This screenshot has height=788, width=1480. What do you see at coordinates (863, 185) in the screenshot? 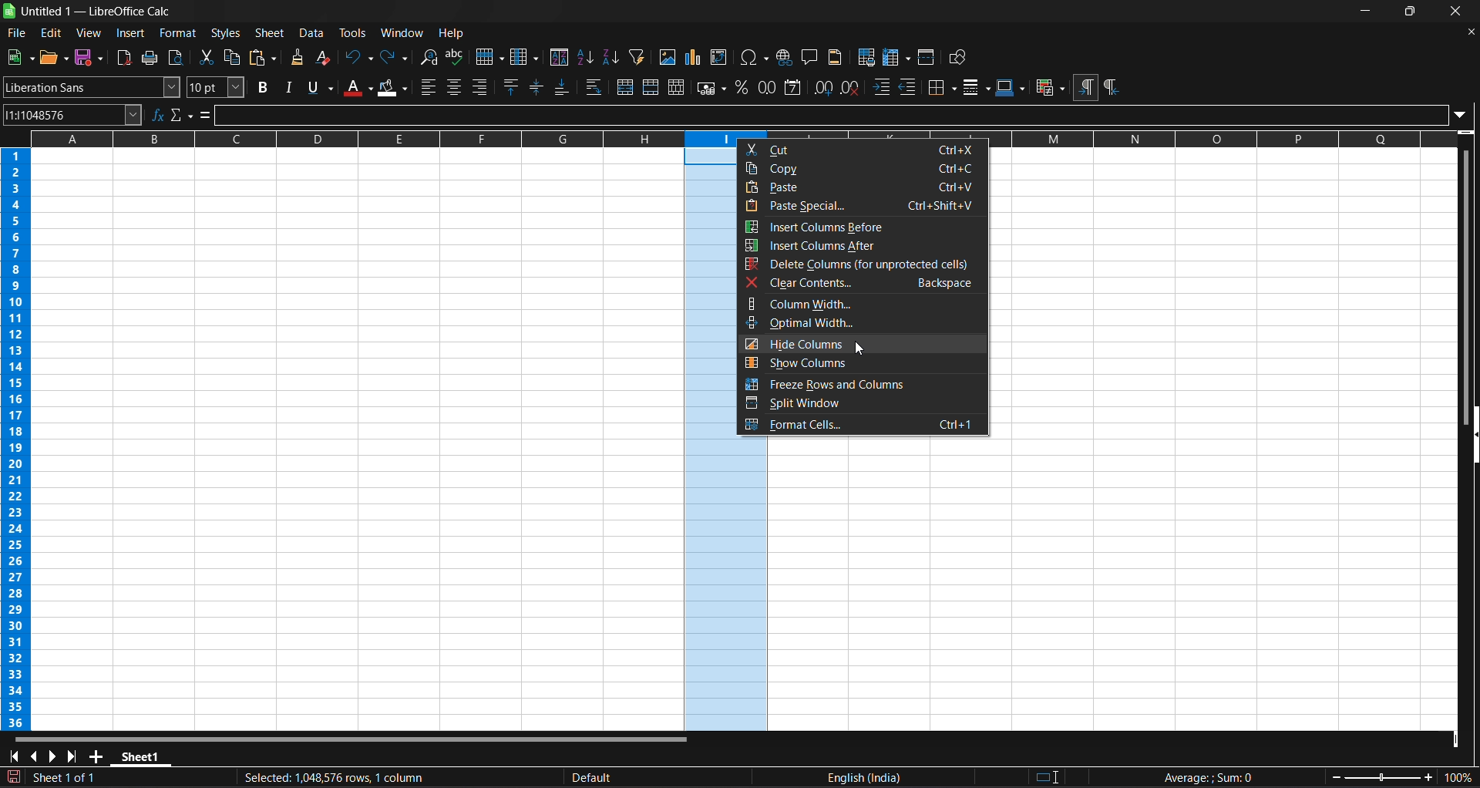
I see `paste` at bounding box center [863, 185].